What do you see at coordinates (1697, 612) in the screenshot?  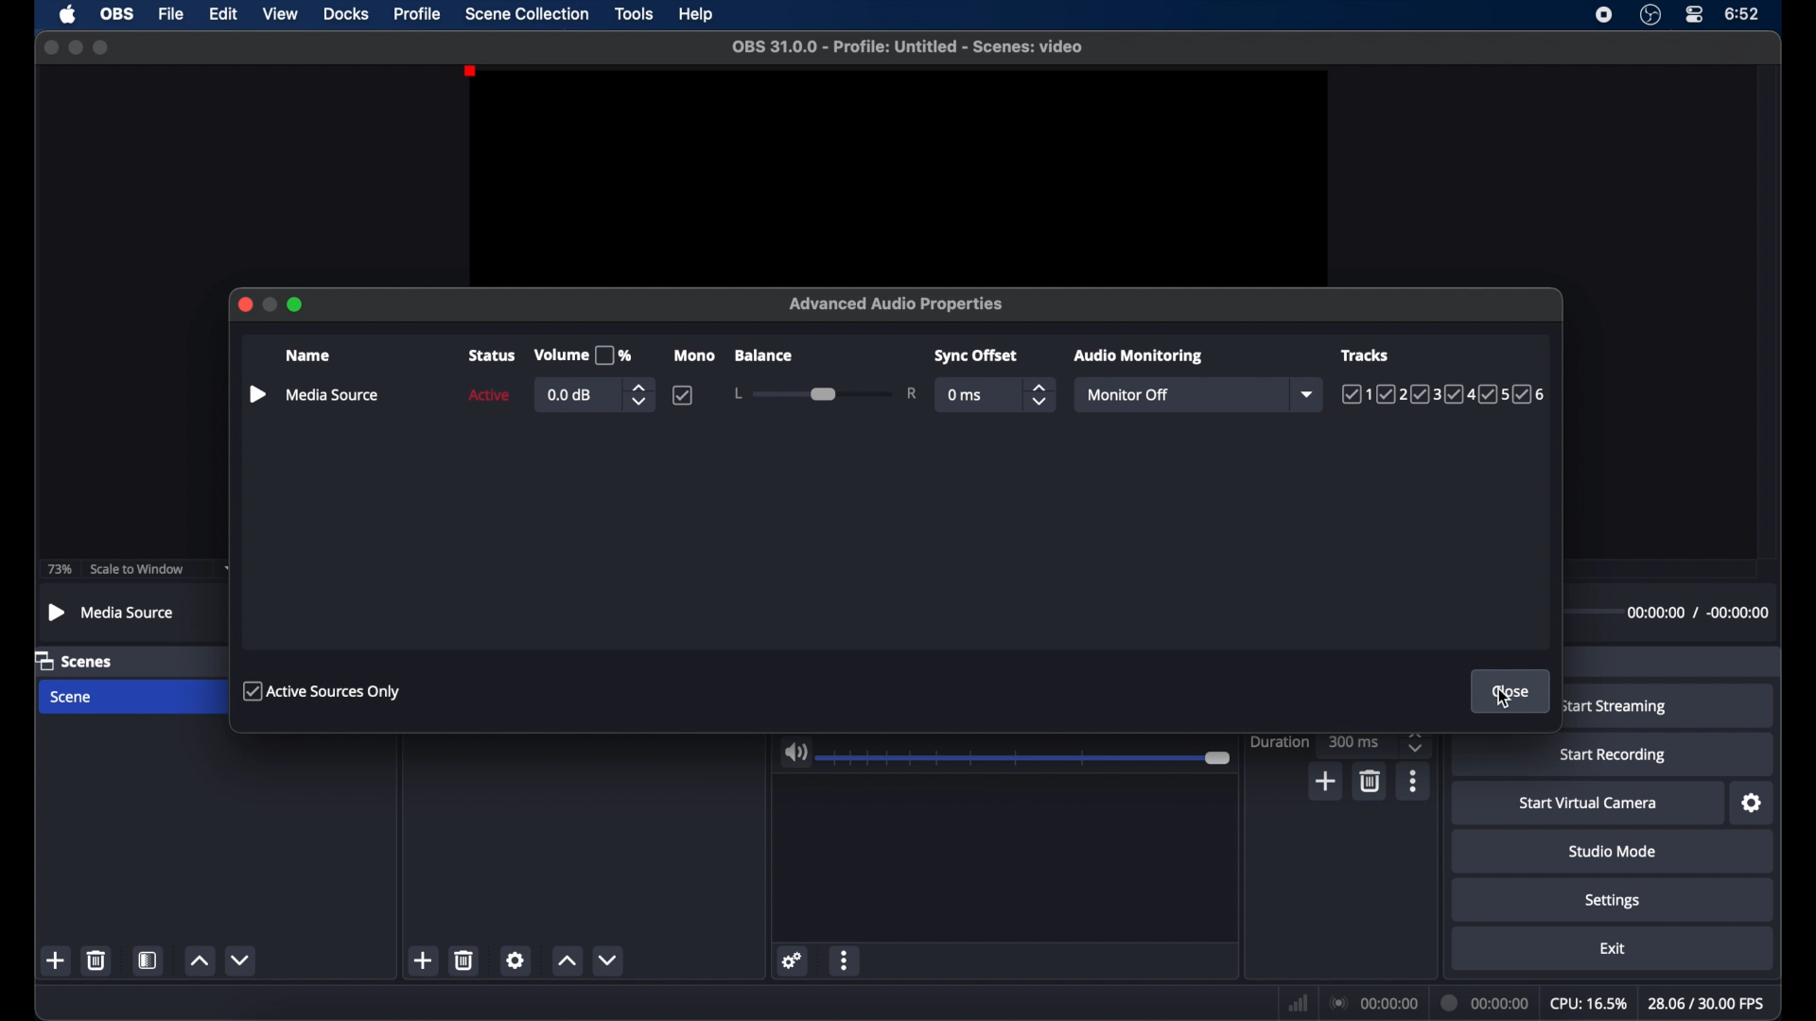 I see `timestamps` at bounding box center [1697, 612].